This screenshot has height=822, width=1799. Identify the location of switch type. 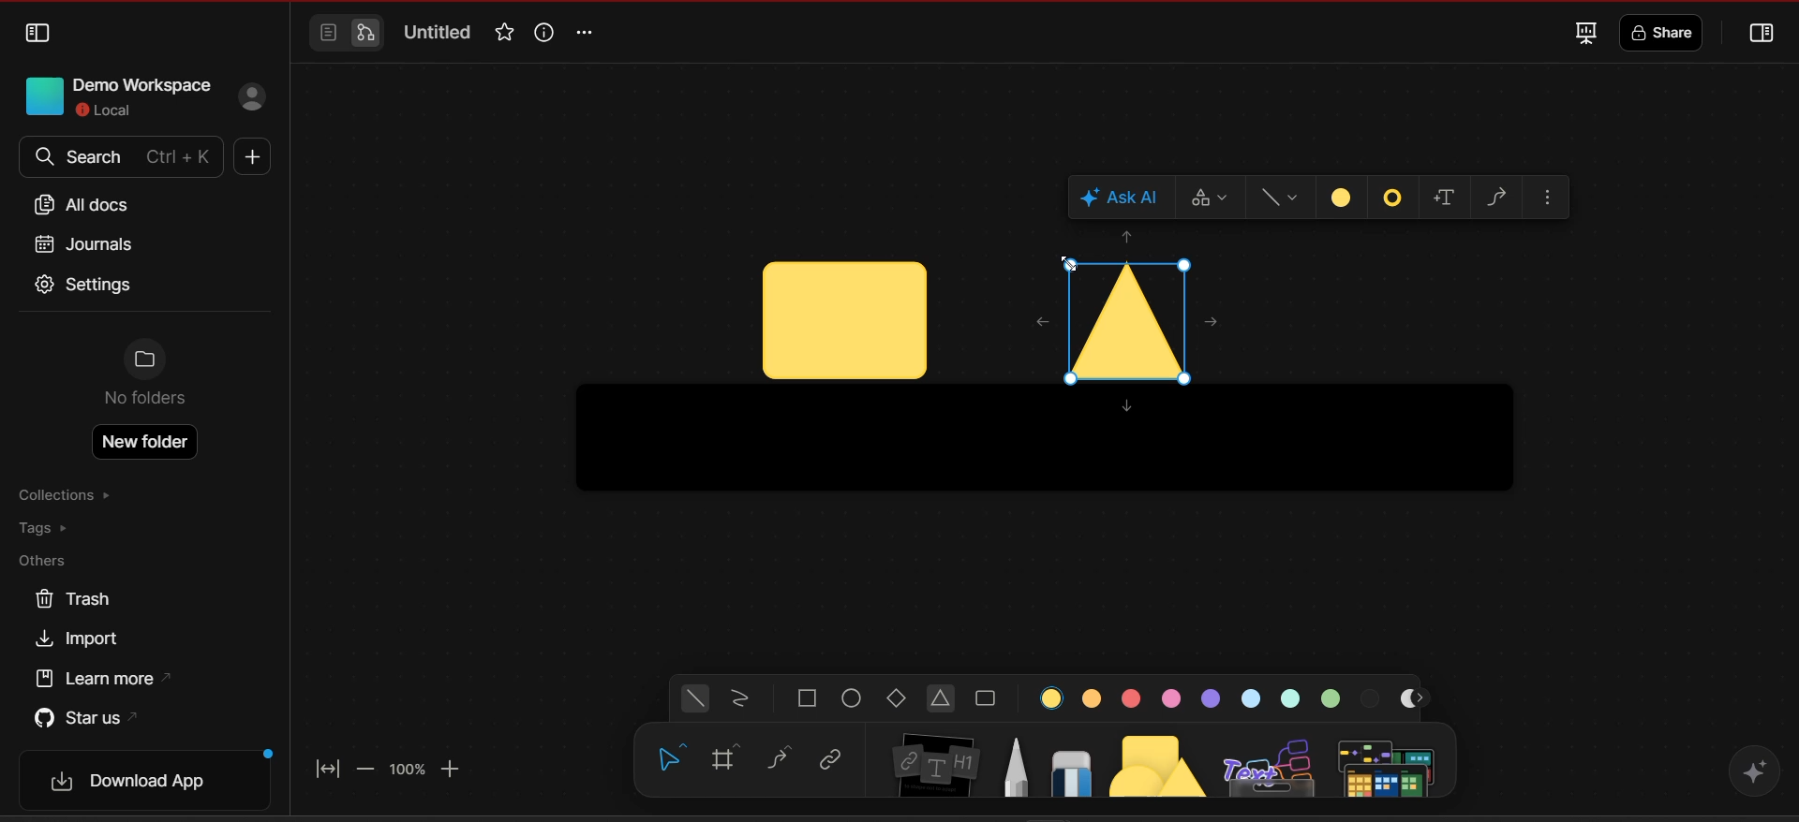
(1215, 198).